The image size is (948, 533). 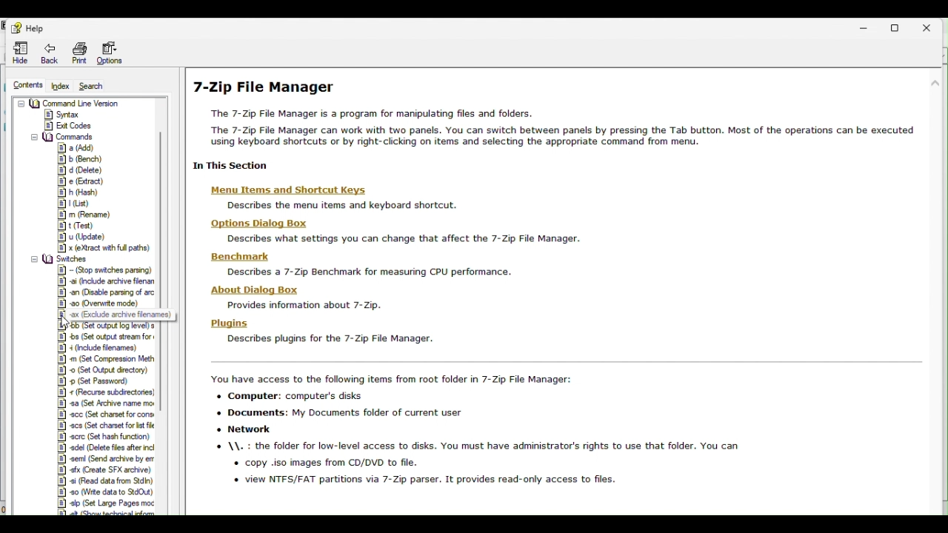 I want to click on Contents, so click(x=22, y=84).